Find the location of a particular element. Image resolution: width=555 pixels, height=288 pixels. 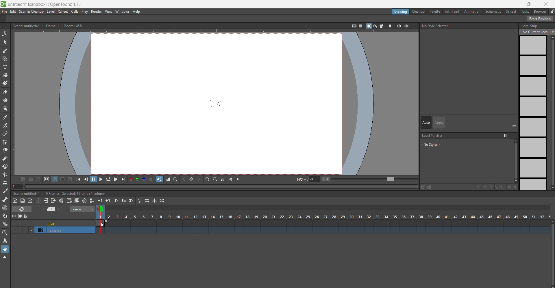

new vector level is located at coordinates (30, 200).